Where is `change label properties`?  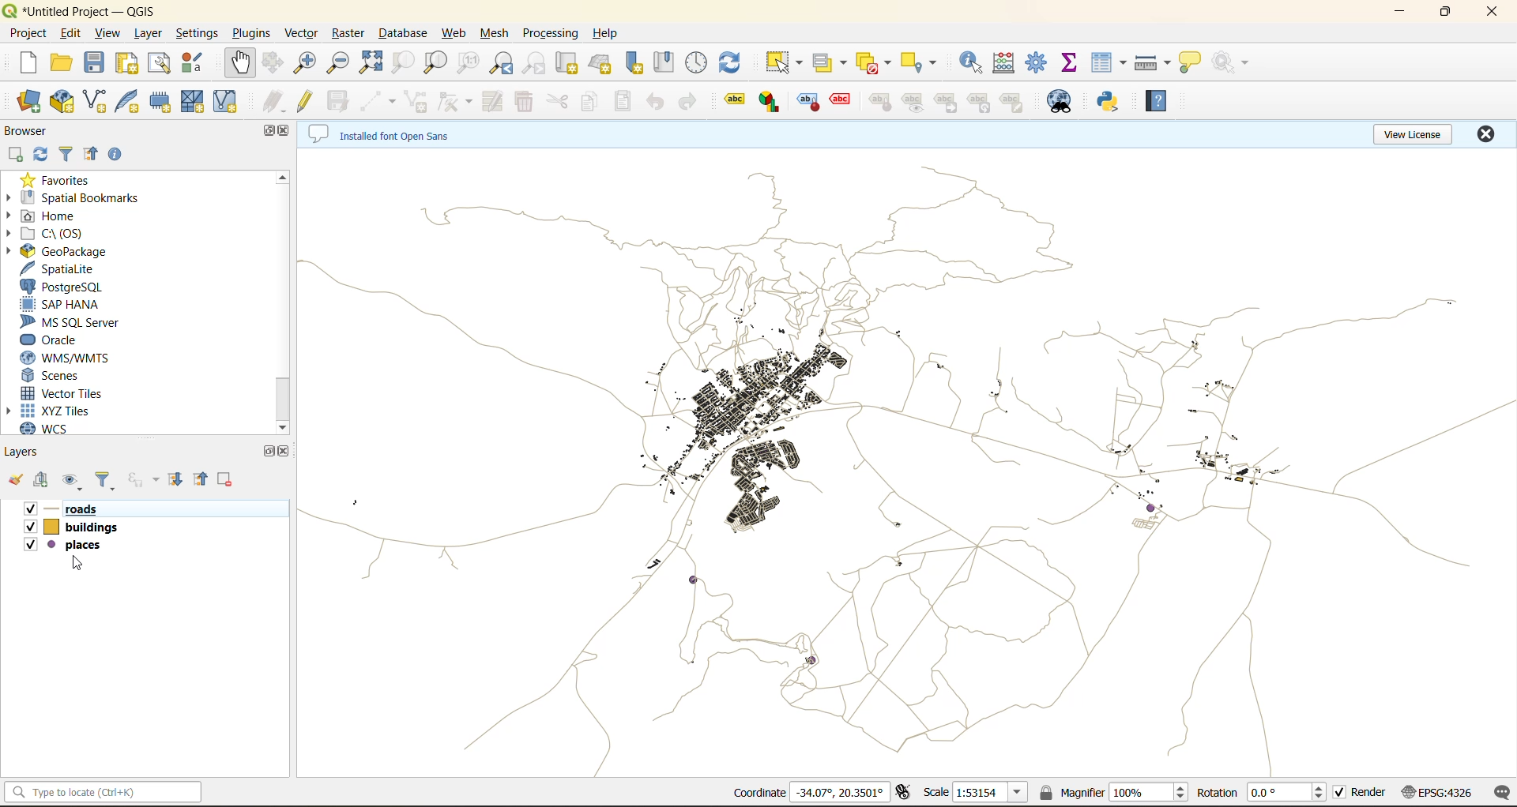 change label properties is located at coordinates (1015, 103).